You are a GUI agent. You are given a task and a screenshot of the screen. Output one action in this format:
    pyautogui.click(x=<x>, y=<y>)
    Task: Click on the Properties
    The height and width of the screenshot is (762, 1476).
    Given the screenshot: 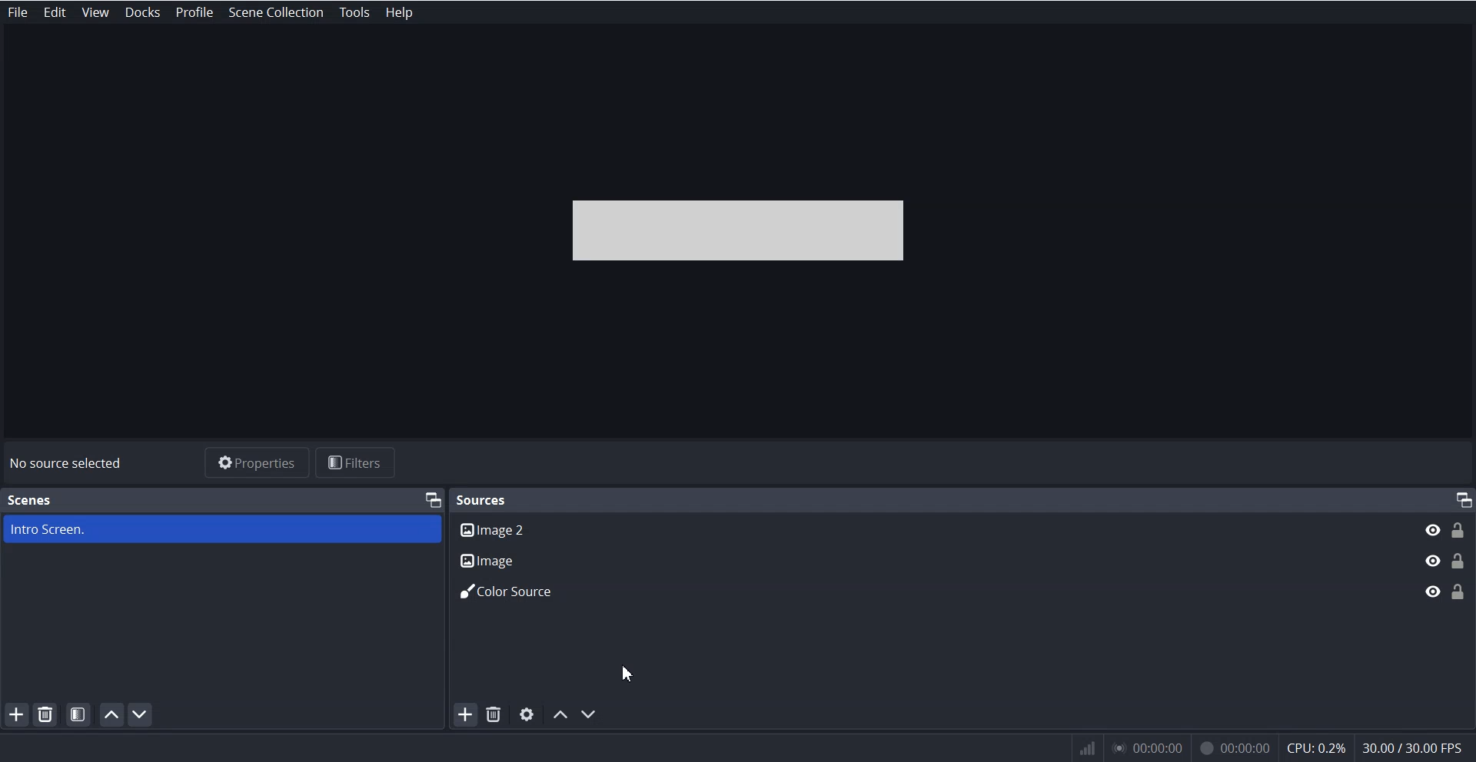 What is the action you would take?
    pyautogui.click(x=256, y=462)
    